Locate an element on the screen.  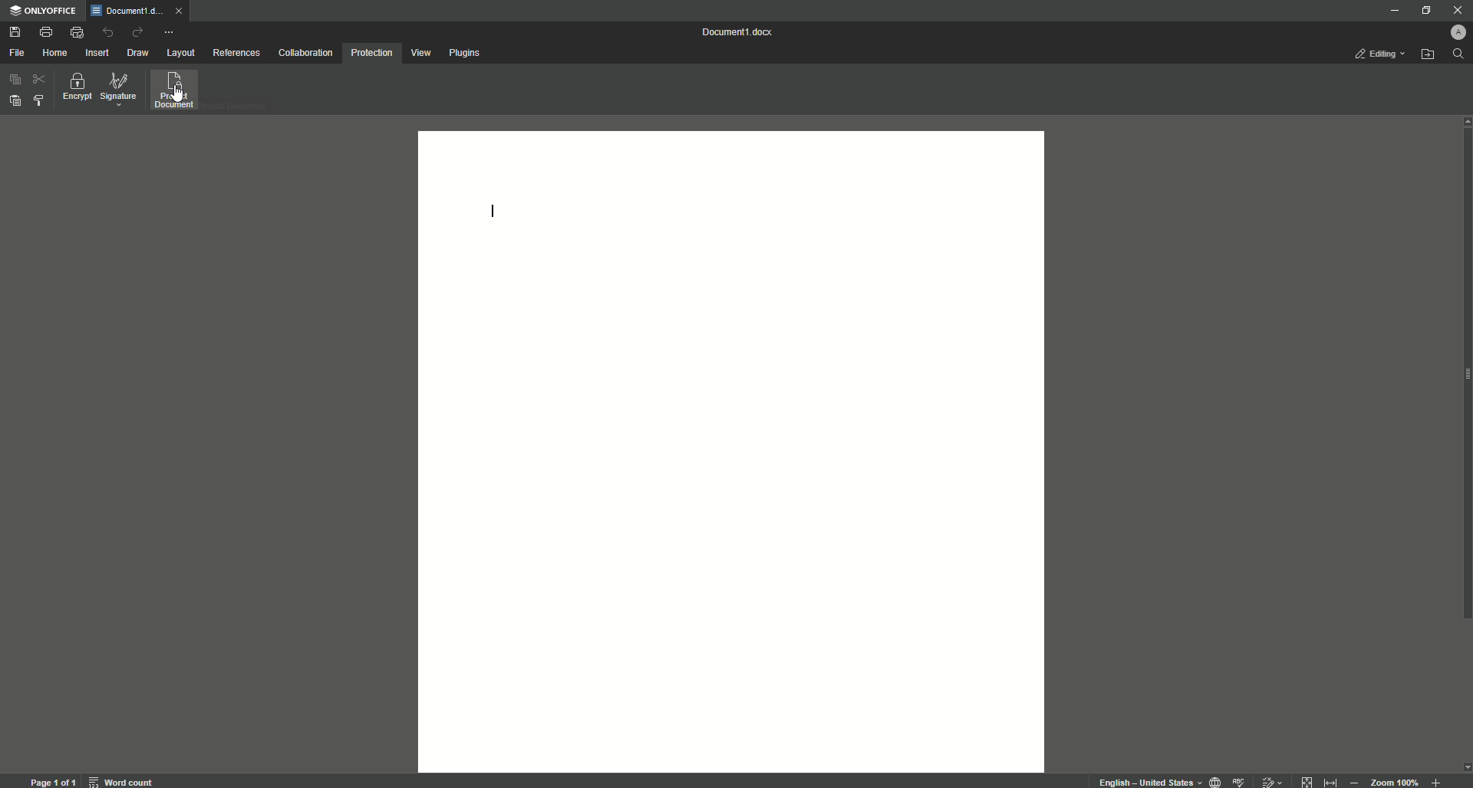
Open file location is located at coordinates (1428, 54).